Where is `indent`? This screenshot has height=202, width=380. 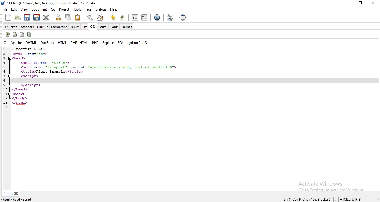
indent is located at coordinates (145, 17).